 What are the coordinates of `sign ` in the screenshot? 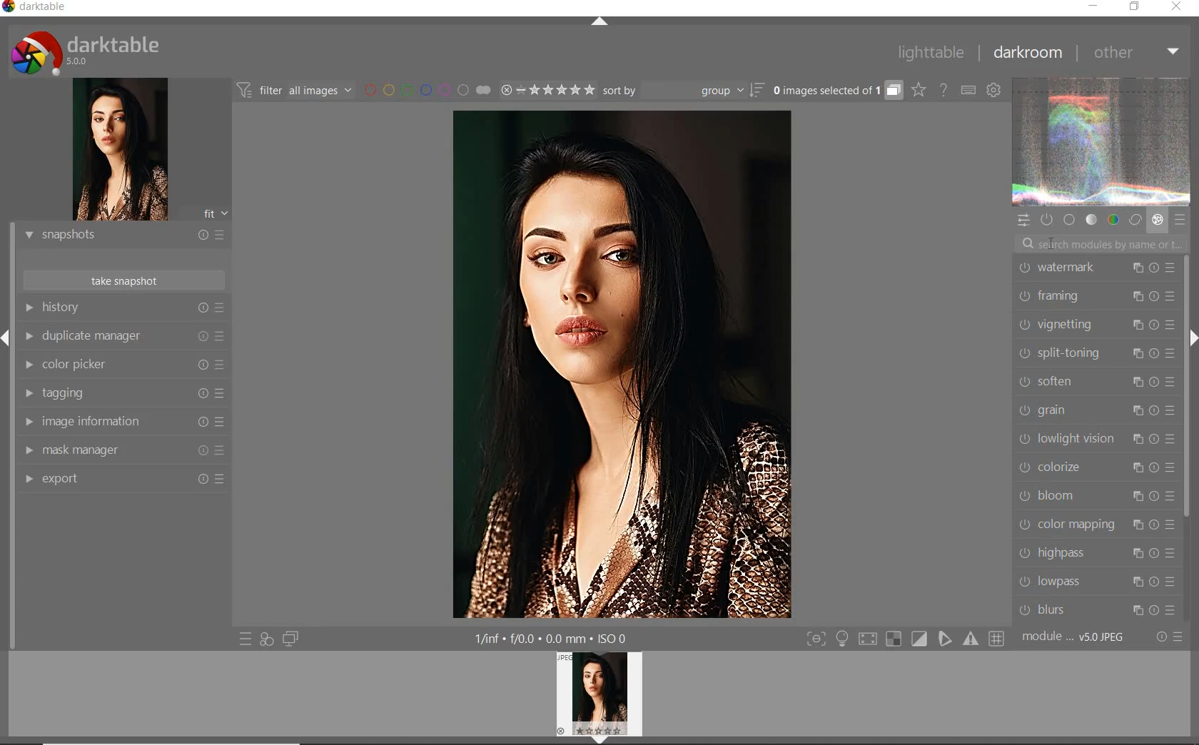 It's located at (869, 640).